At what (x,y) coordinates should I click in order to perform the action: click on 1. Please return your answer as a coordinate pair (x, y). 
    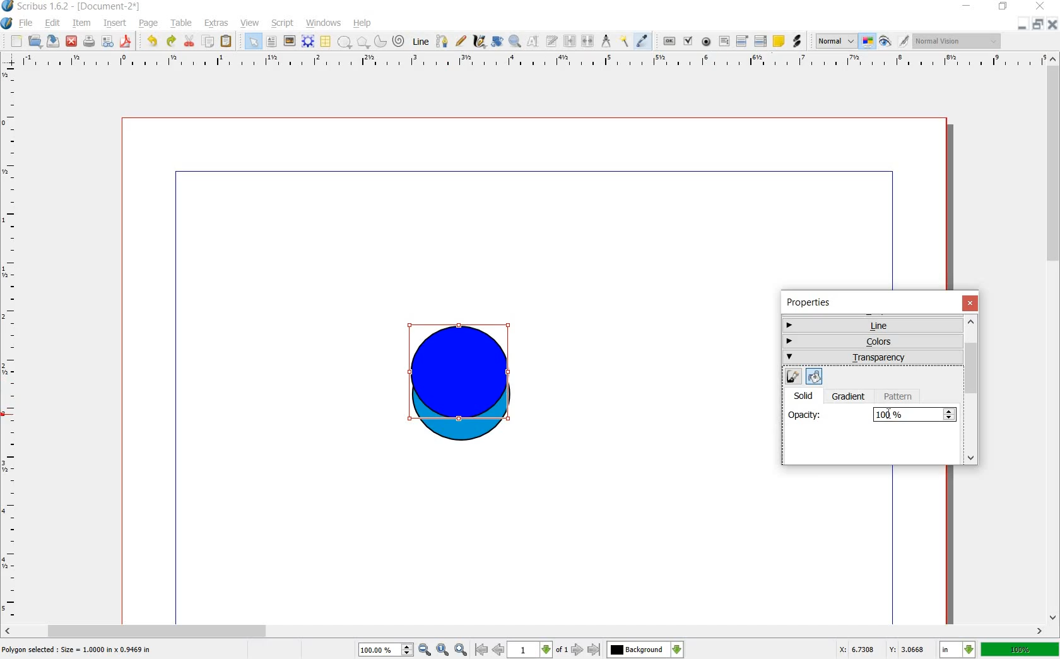
    Looking at the image, I should click on (530, 650).